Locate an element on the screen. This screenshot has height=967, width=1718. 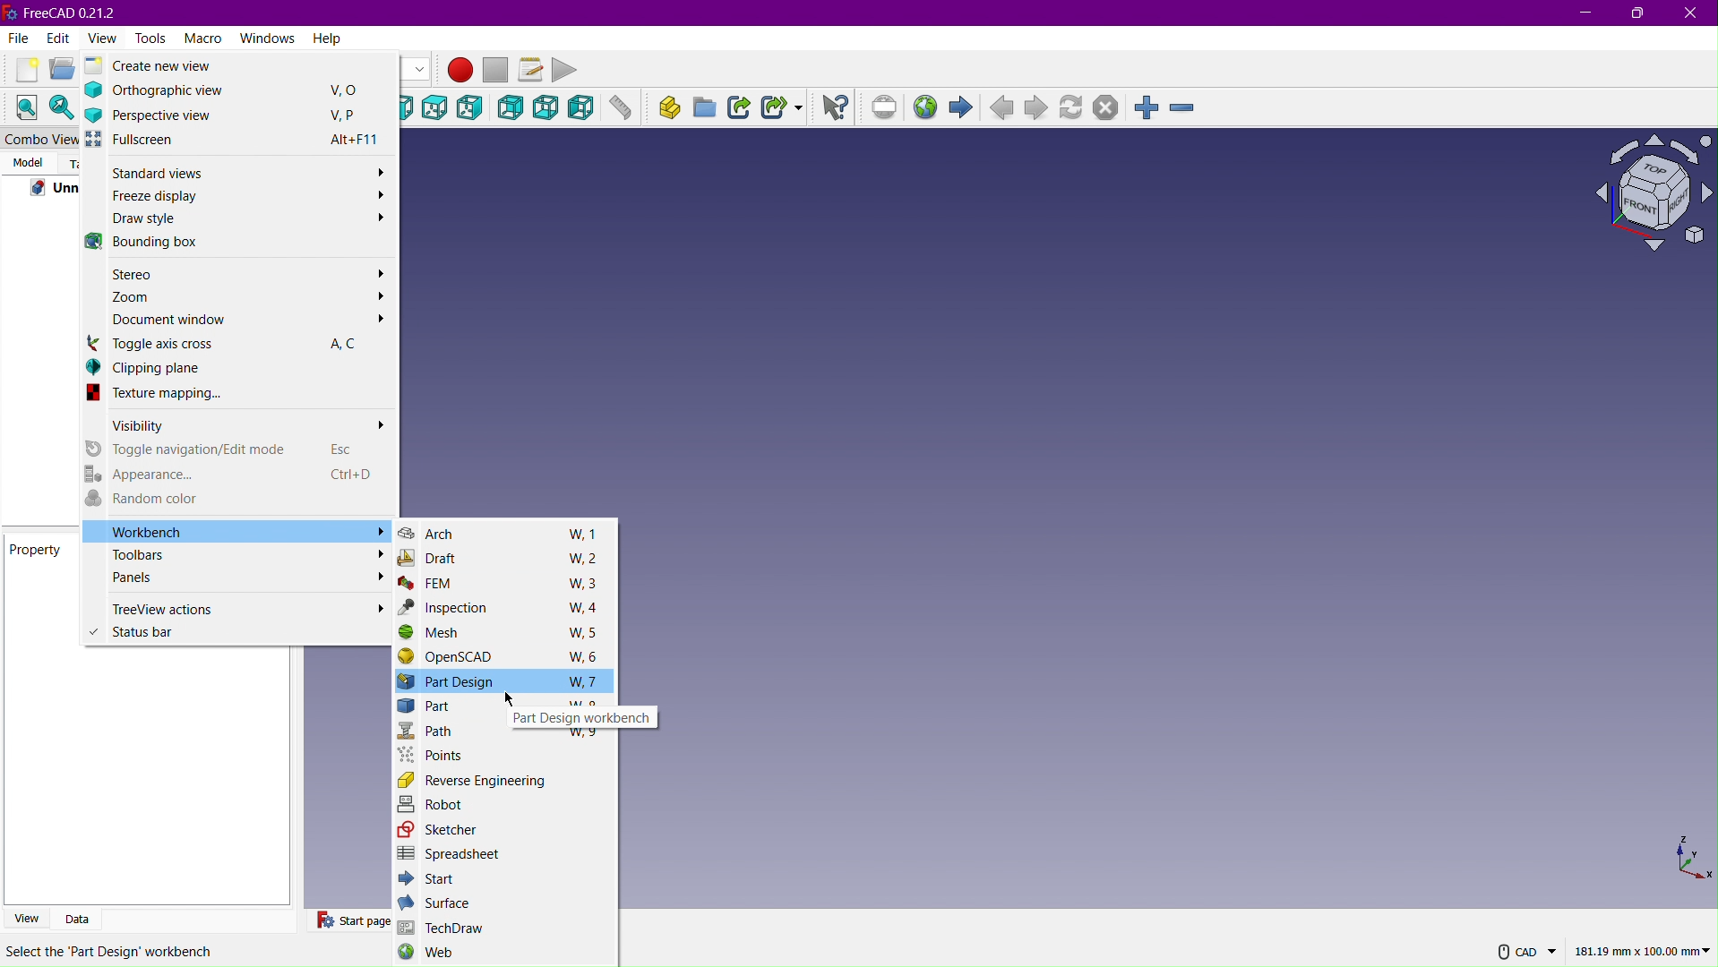
Data is located at coordinates (86, 918).